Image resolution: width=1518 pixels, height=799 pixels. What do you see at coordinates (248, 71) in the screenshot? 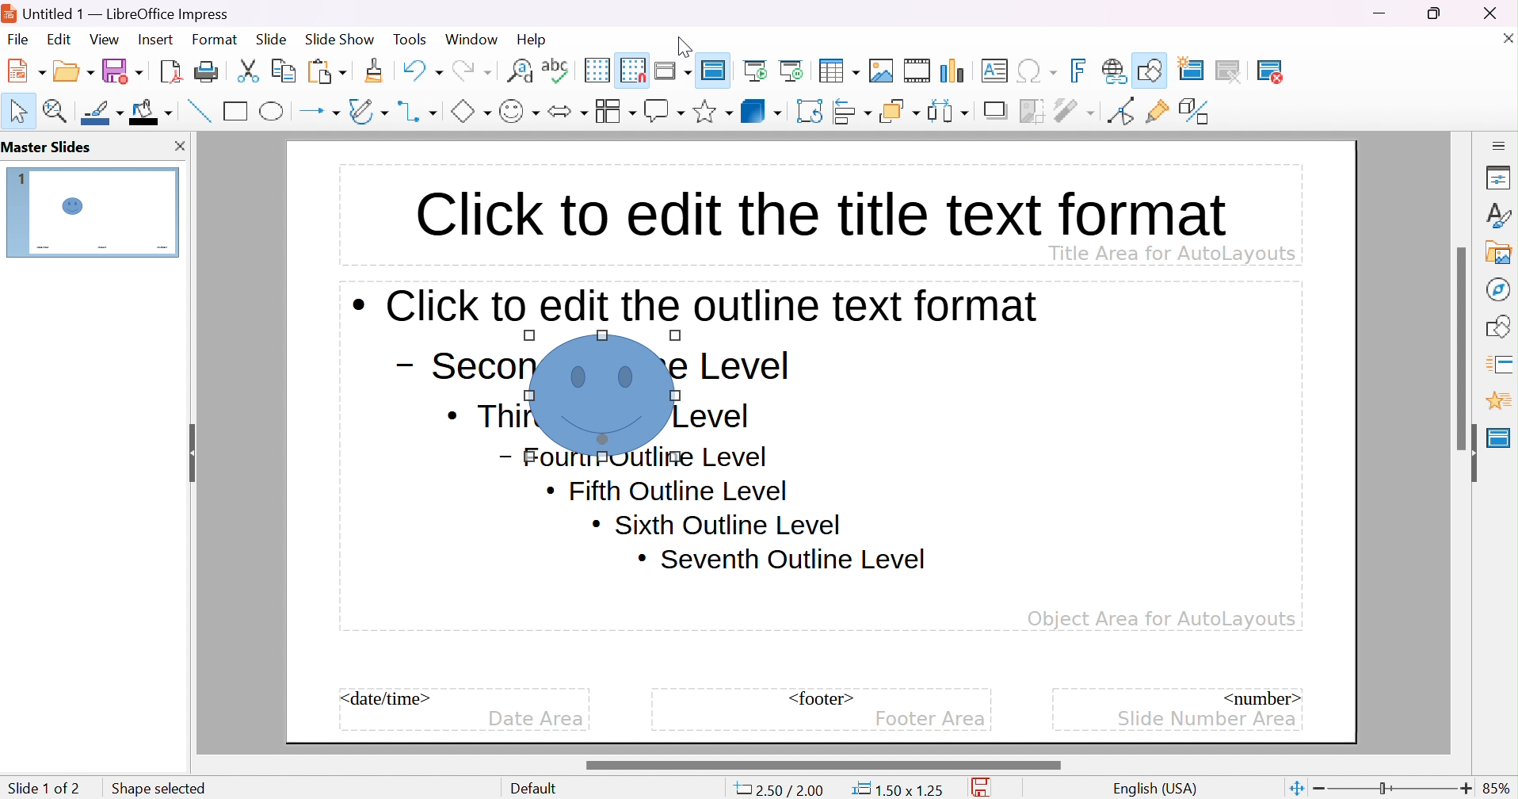
I see `cut` at bounding box center [248, 71].